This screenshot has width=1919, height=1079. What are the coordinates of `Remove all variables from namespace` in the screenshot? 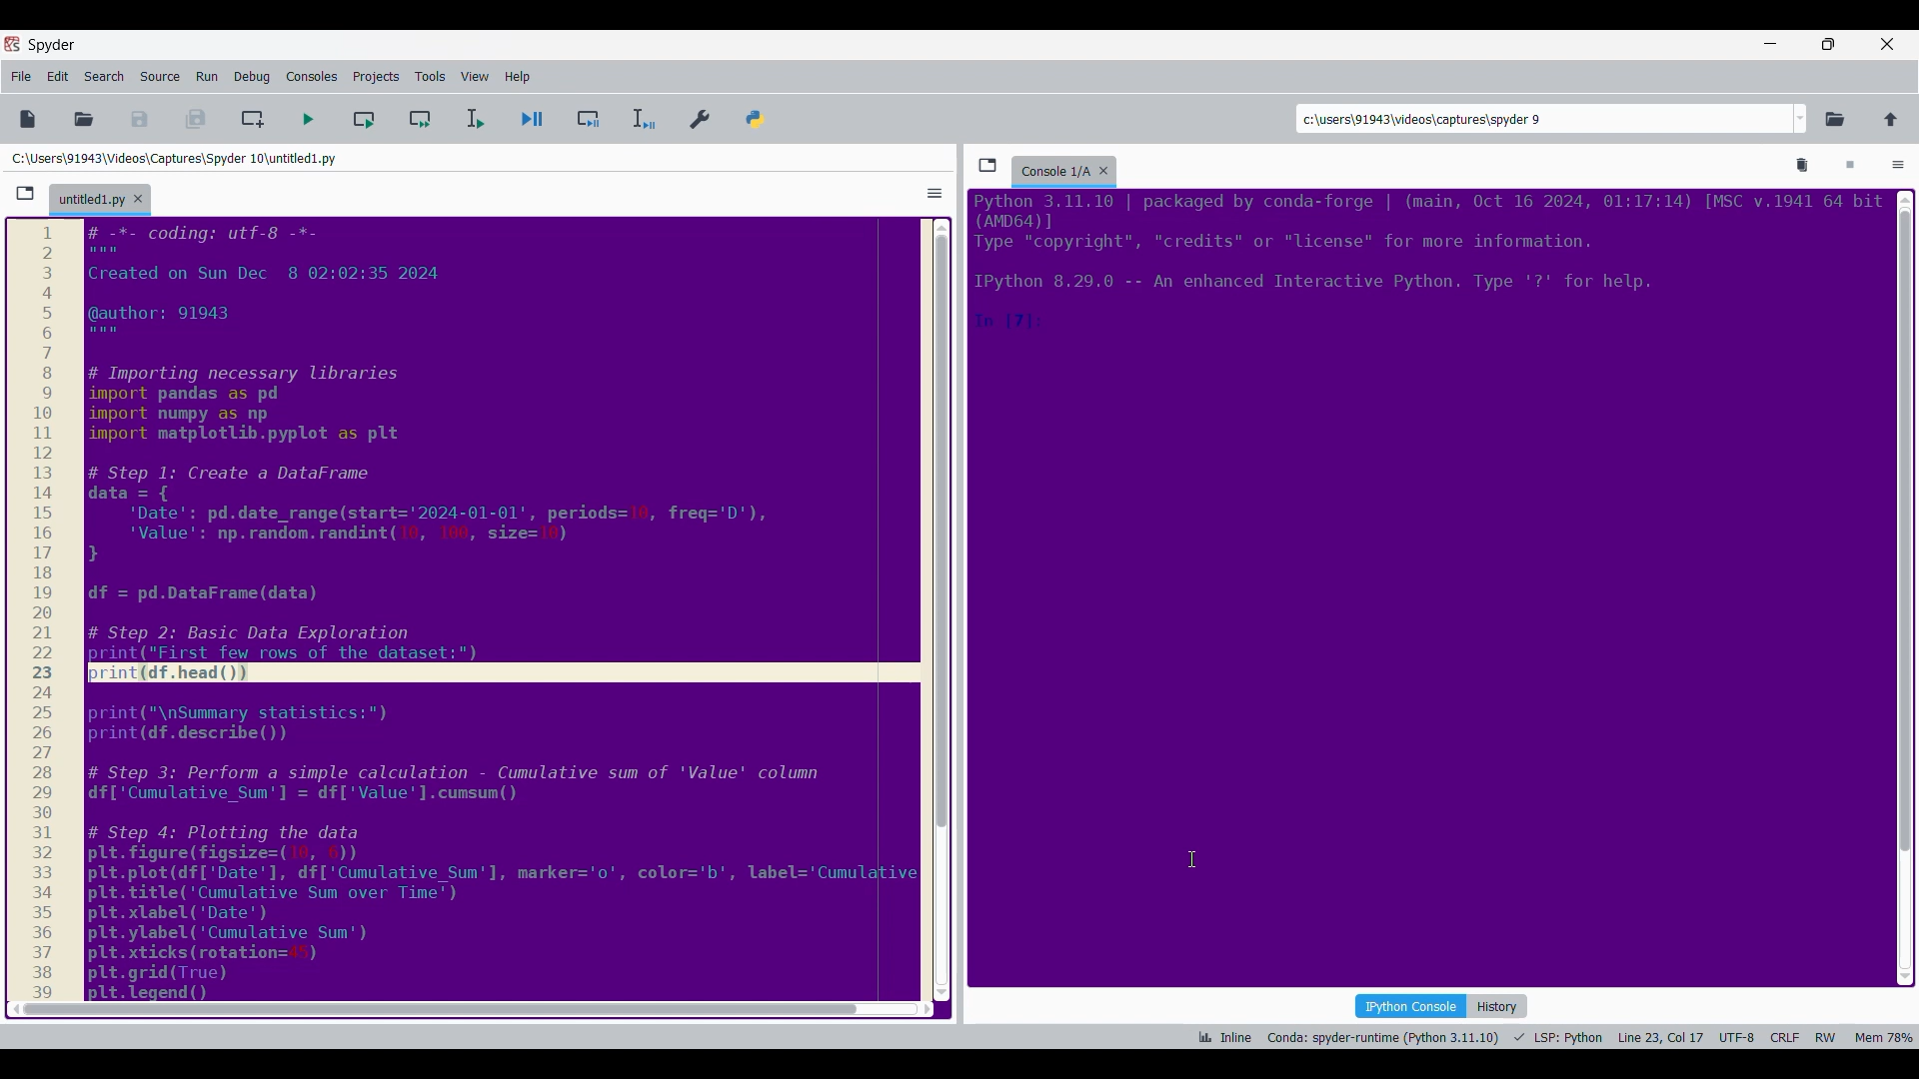 It's located at (1803, 166).